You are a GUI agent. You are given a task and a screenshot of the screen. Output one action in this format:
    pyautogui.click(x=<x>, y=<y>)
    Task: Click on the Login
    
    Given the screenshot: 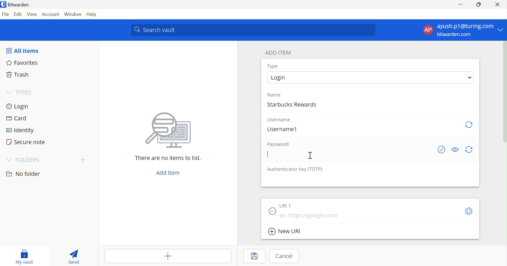 What is the action you would take?
    pyautogui.click(x=17, y=107)
    